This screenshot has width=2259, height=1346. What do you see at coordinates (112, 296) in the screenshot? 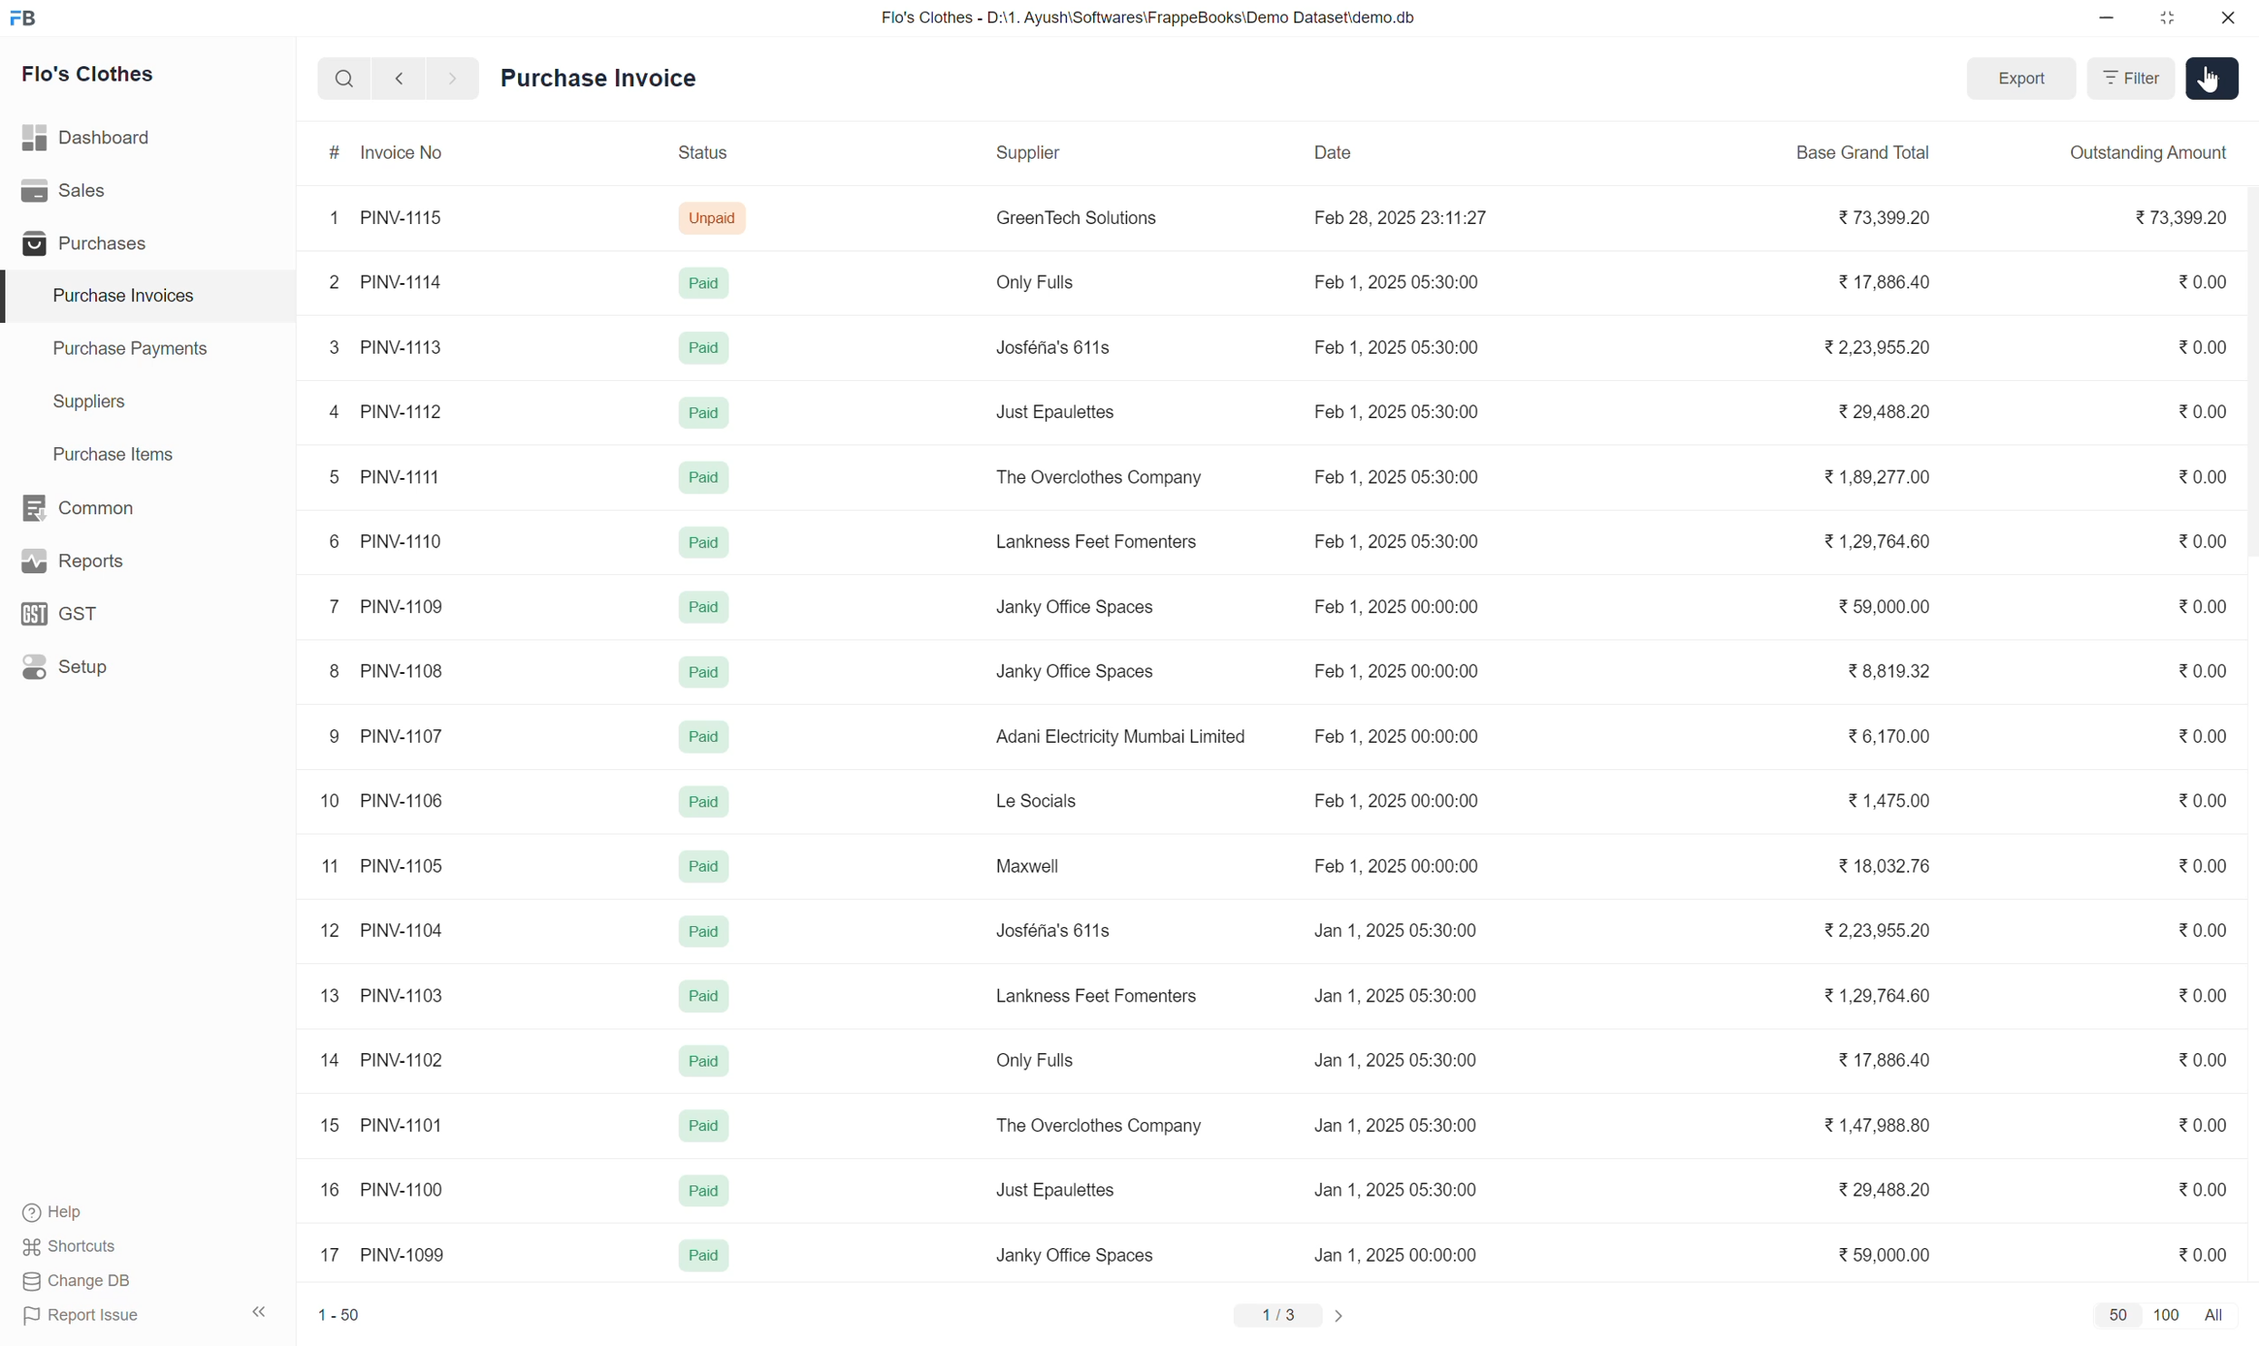
I see `Purchase Invoices` at bounding box center [112, 296].